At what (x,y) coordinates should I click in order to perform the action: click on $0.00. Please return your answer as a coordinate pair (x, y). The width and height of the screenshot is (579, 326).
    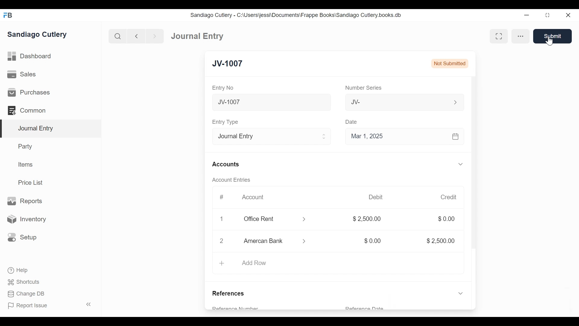
    Looking at the image, I should click on (371, 241).